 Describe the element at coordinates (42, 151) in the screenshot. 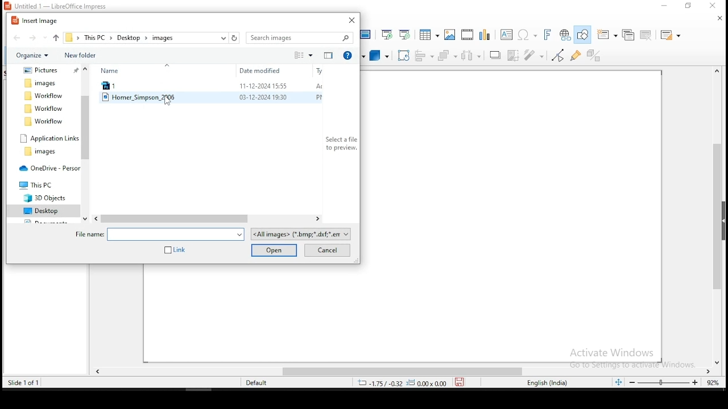

I see `system folder` at that location.